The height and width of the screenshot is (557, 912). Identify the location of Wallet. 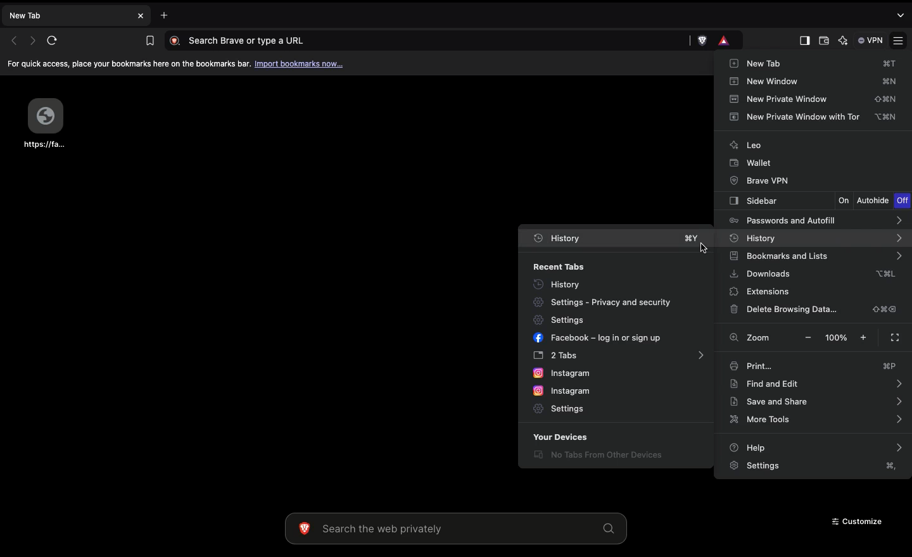
(823, 42).